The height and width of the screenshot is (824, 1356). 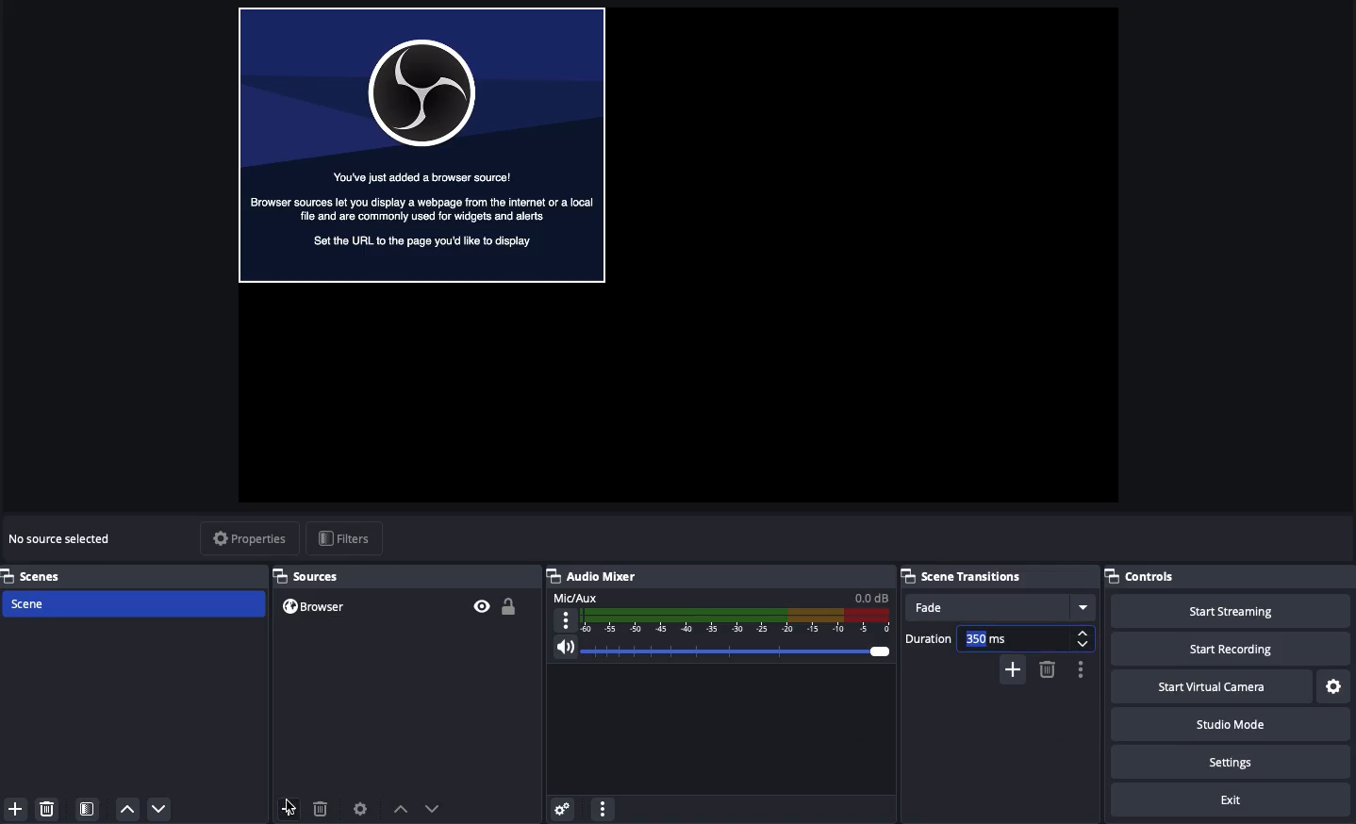 What do you see at coordinates (994, 576) in the screenshot?
I see `Scene transition` at bounding box center [994, 576].